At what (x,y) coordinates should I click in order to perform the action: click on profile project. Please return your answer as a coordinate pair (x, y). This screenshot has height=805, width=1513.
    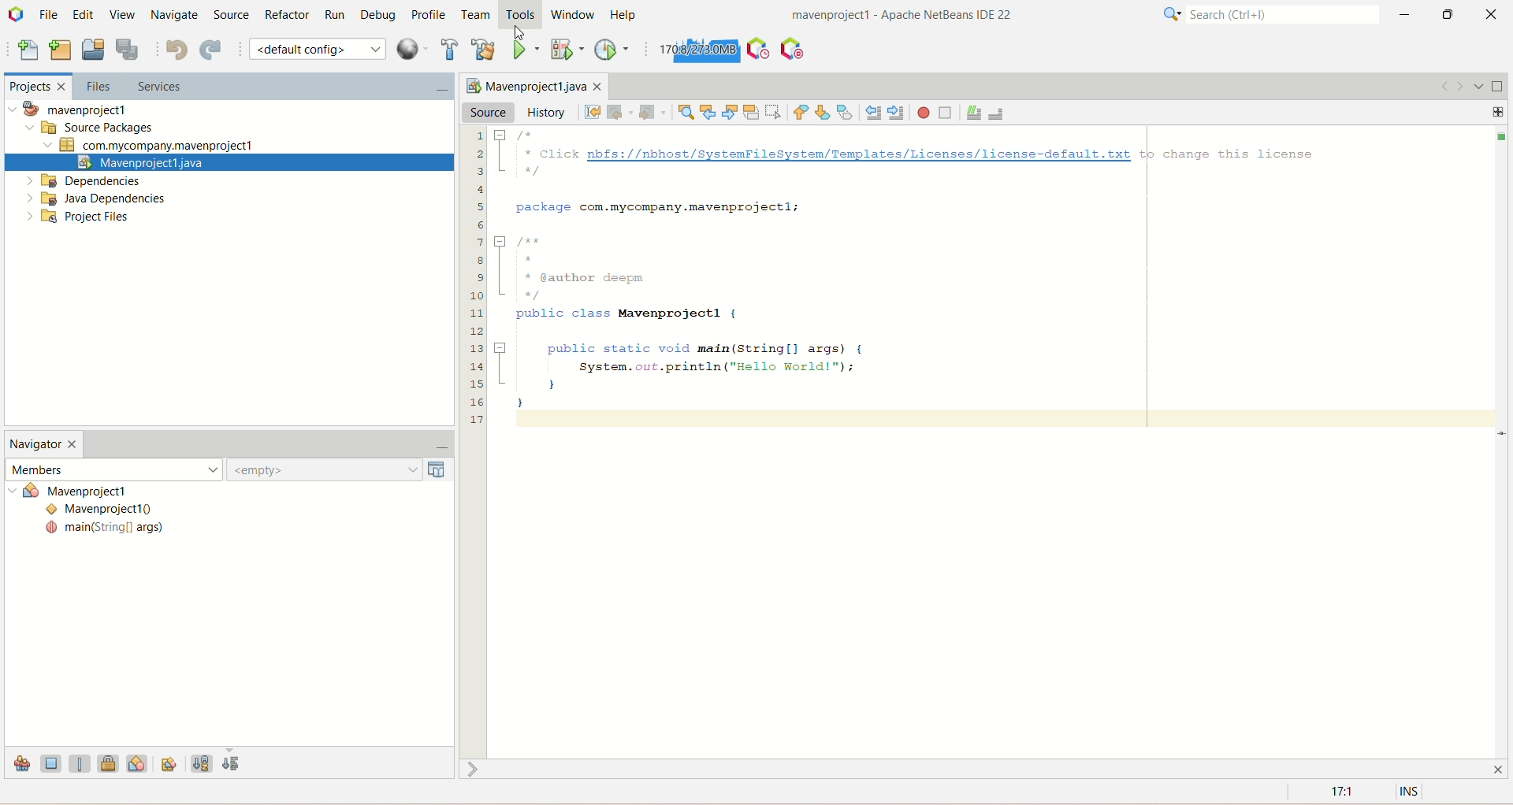
    Looking at the image, I should click on (613, 50).